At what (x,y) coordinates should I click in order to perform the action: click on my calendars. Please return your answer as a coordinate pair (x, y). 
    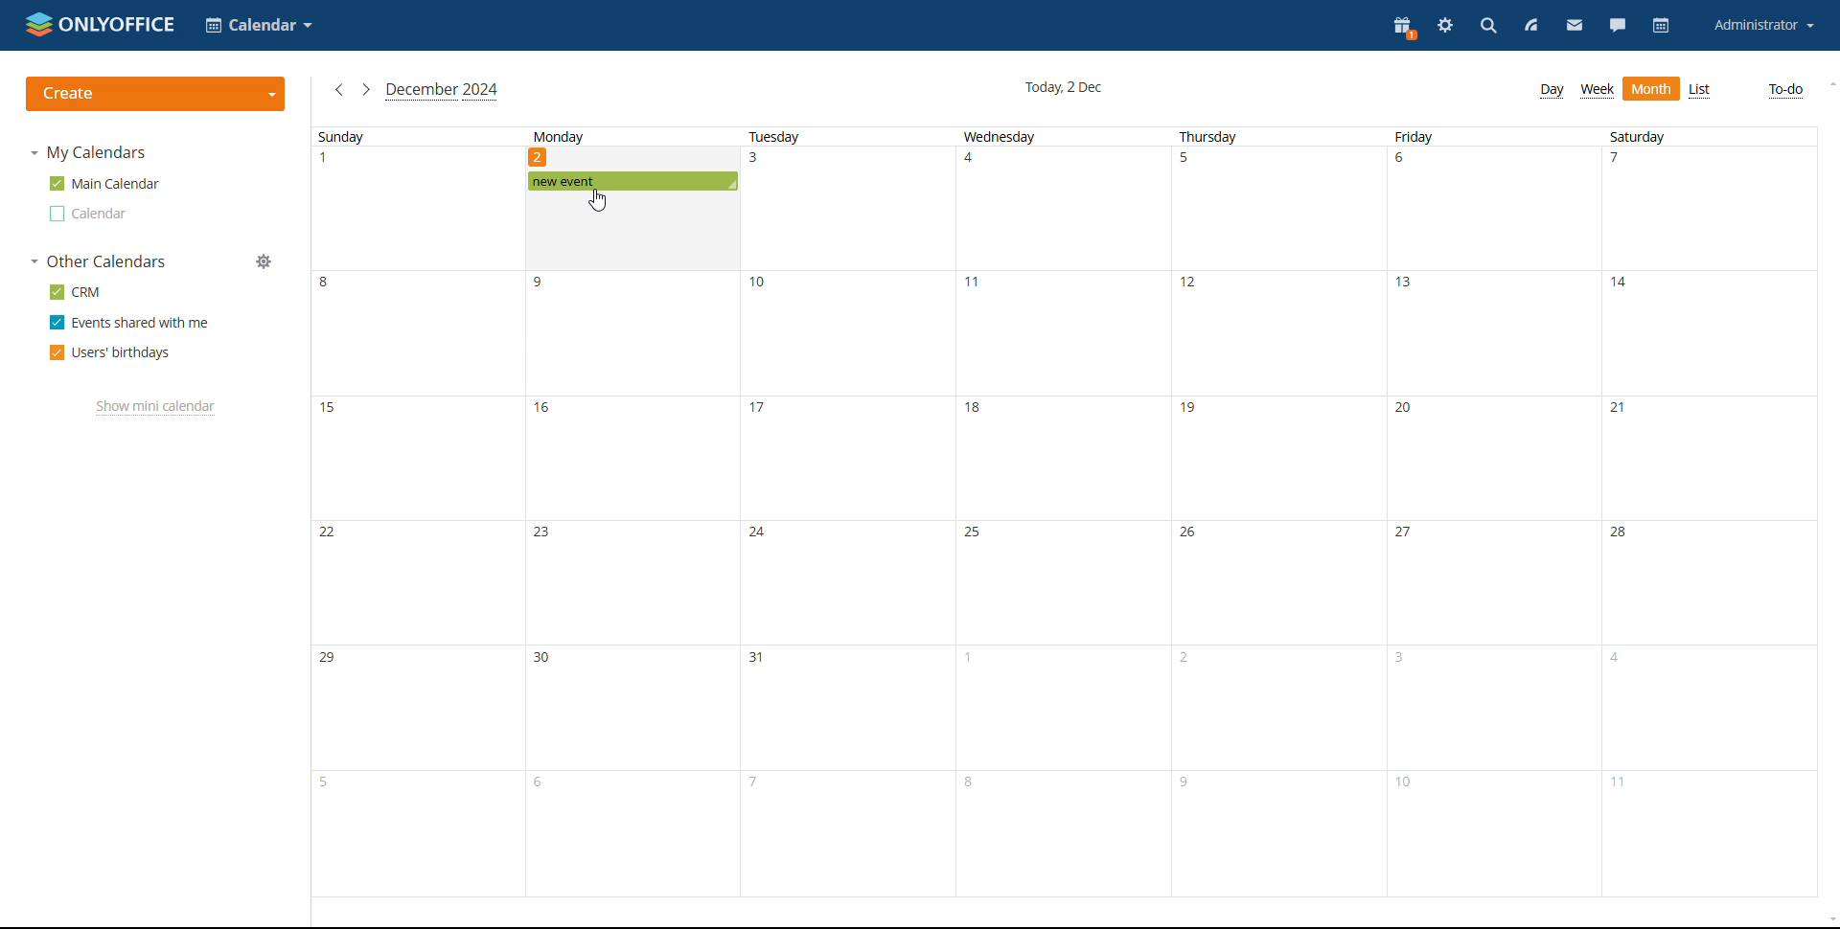
    Looking at the image, I should click on (86, 152).